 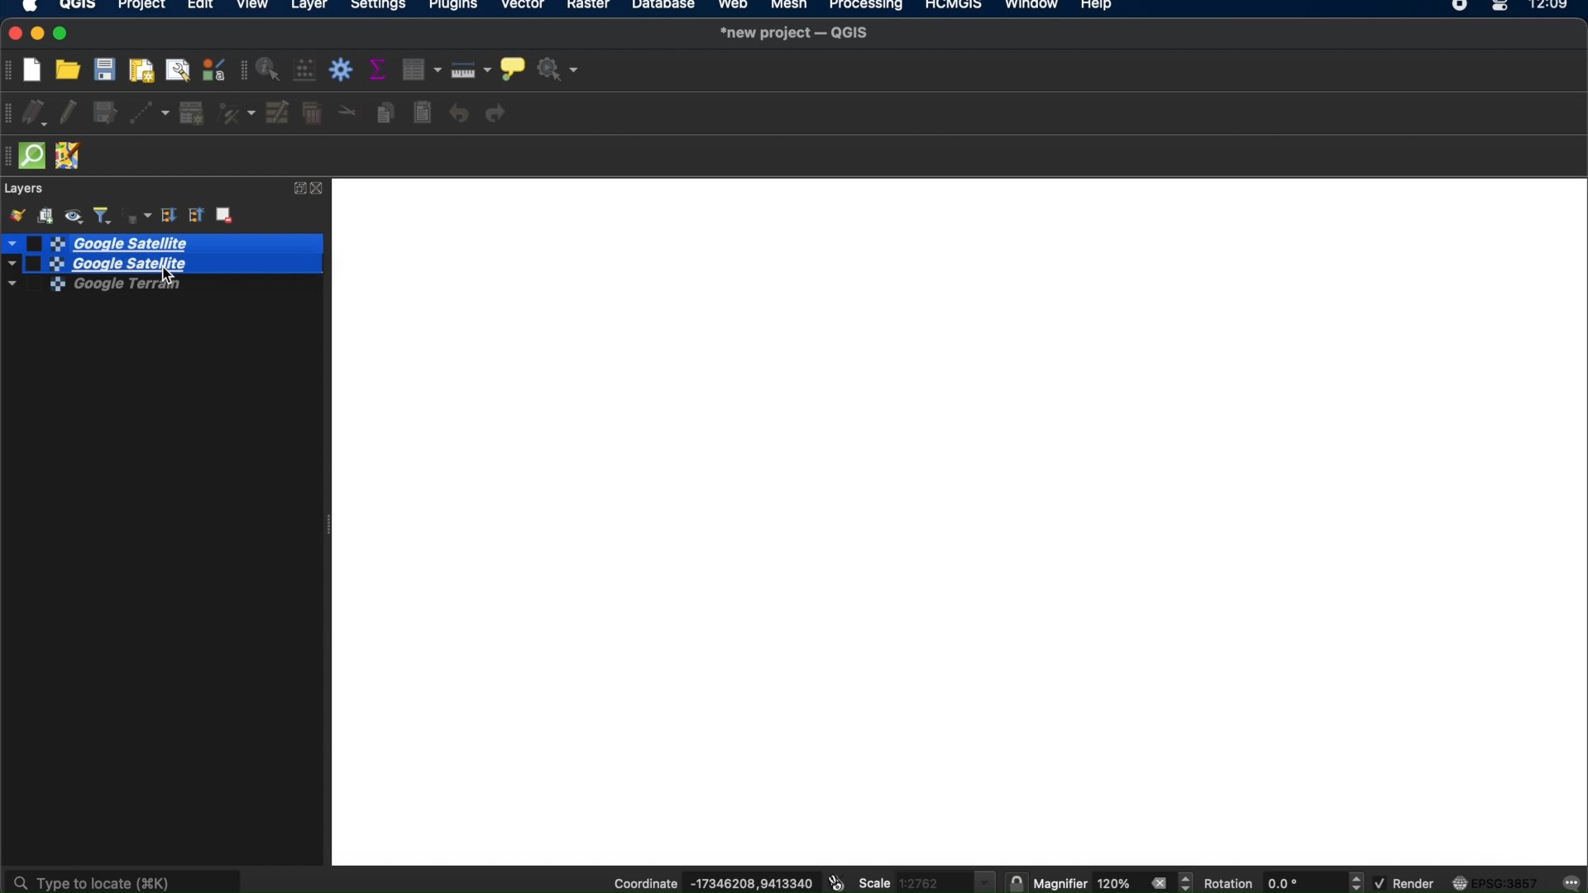 I want to click on settings, so click(x=379, y=7).